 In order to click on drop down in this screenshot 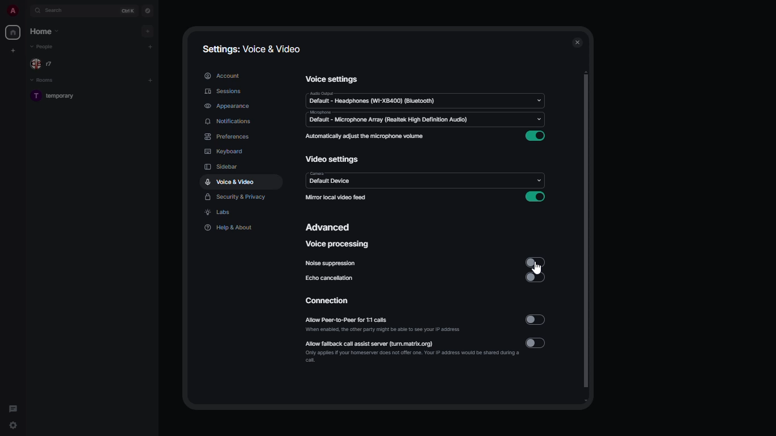, I will do `click(541, 123)`.